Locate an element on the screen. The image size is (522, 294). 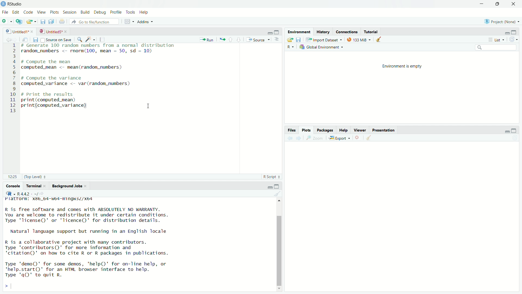
Natural language support but running in an English locale is located at coordinates (89, 231).